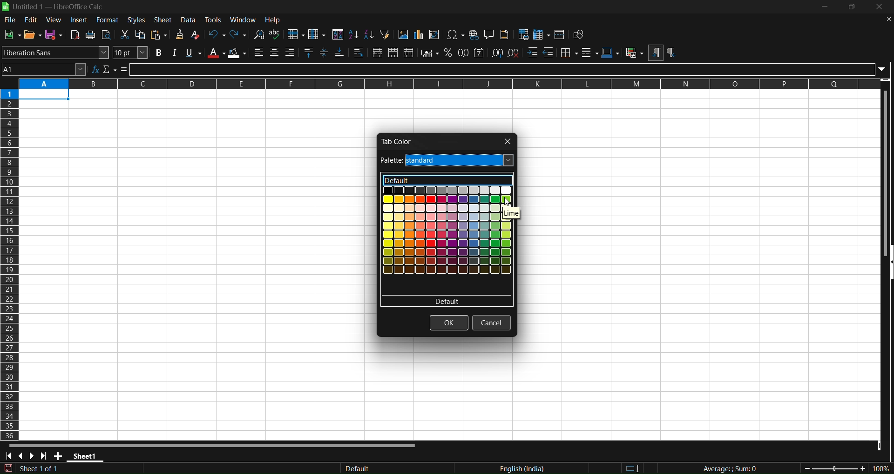 The image size is (894, 474). What do you see at coordinates (671, 53) in the screenshot?
I see `right to left` at bounding box center [671, 53].